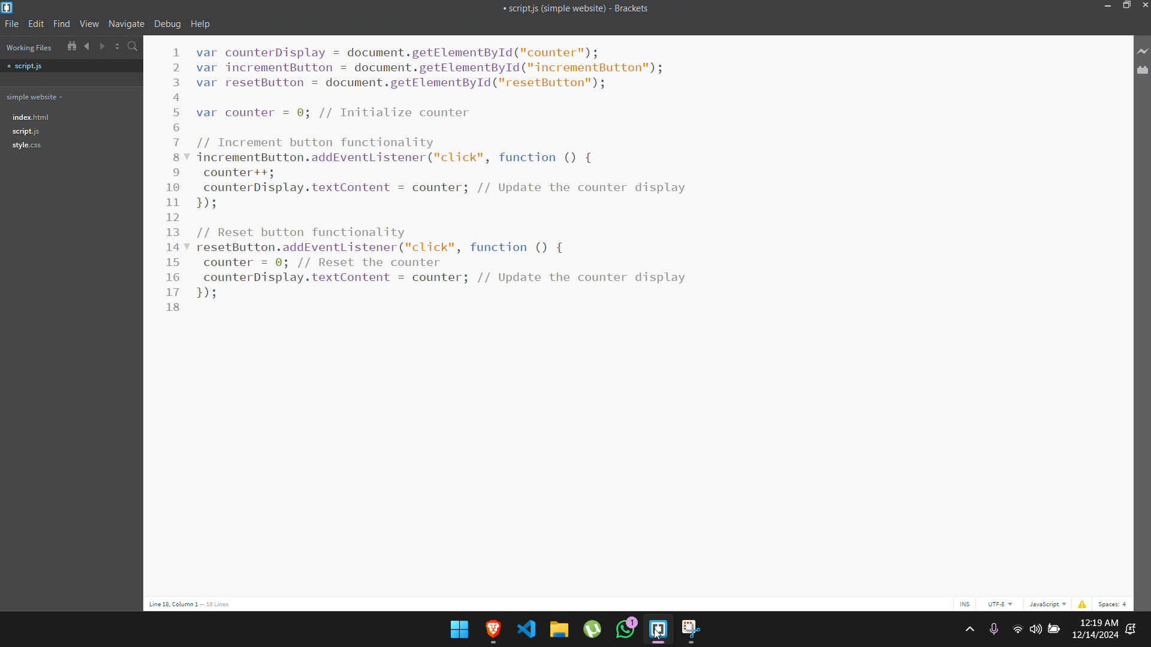 Image resolution: width=1151 pixels, height=647 pixels. Describe the element at coordinates (29, 116) in the screenshot. I see `index.html ` at that location.